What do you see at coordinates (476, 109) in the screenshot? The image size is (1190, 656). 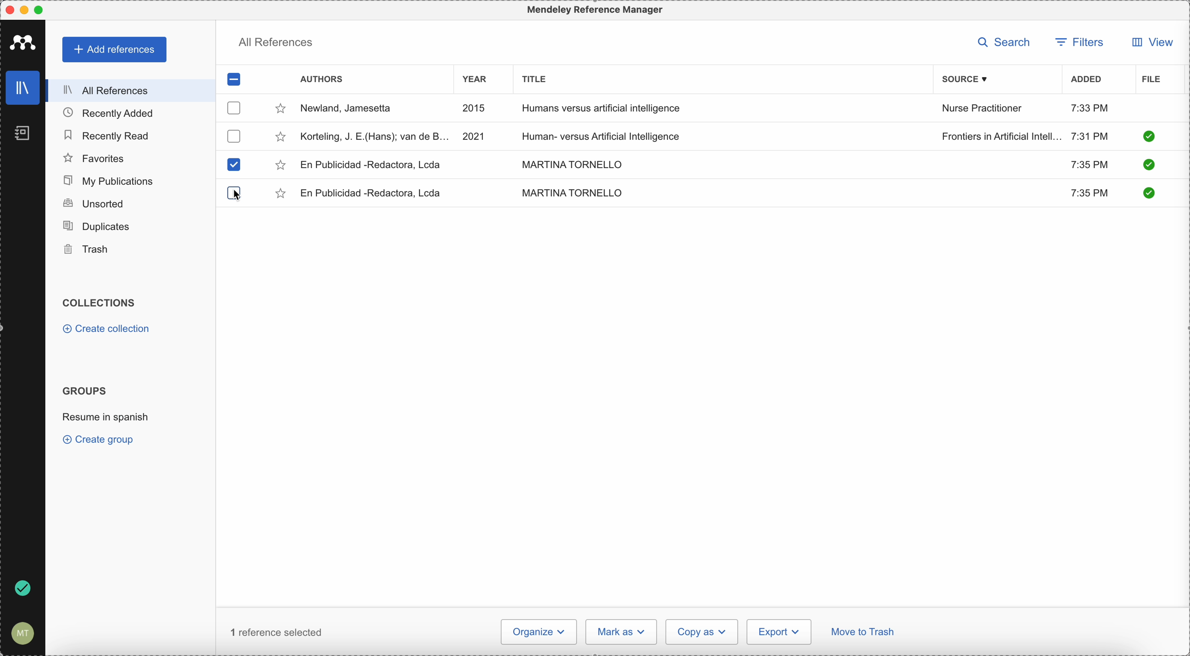 I see `2015` at bounding box center [476, 109].